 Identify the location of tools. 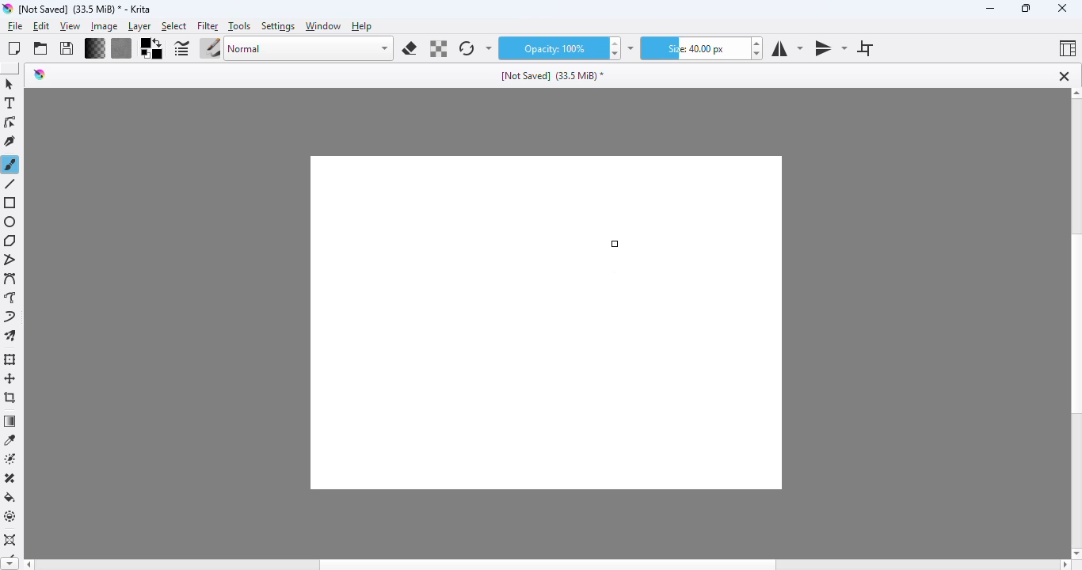
(239, 27).